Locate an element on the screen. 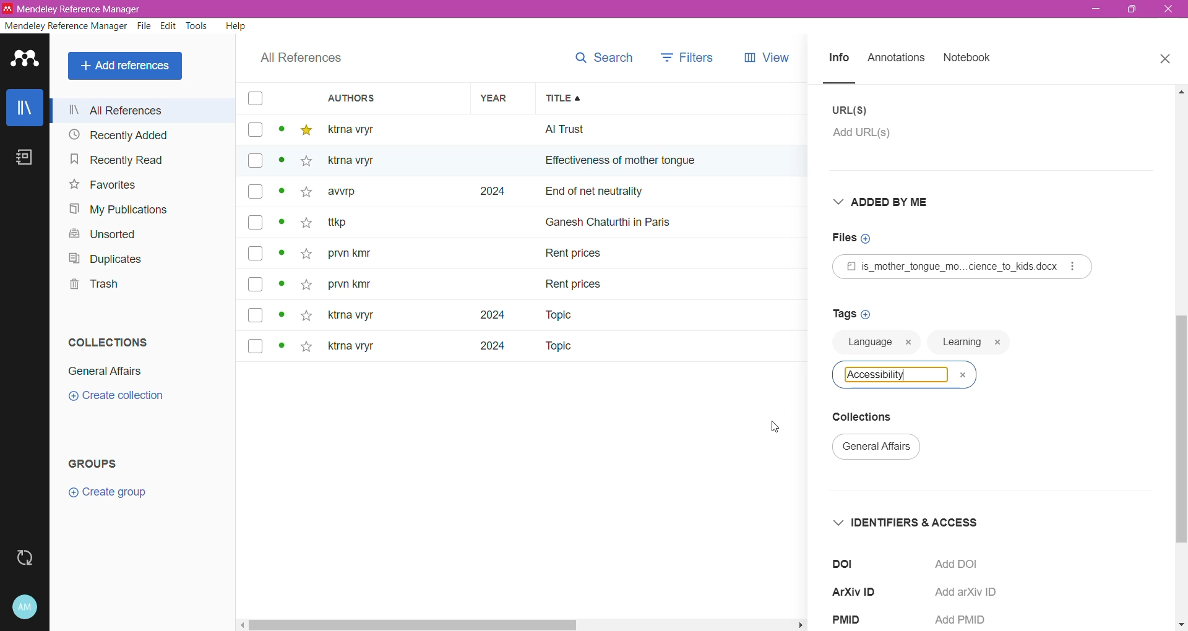 The height and width of the screenshot is (631, 1188).  is located at coordinates (359, 161).